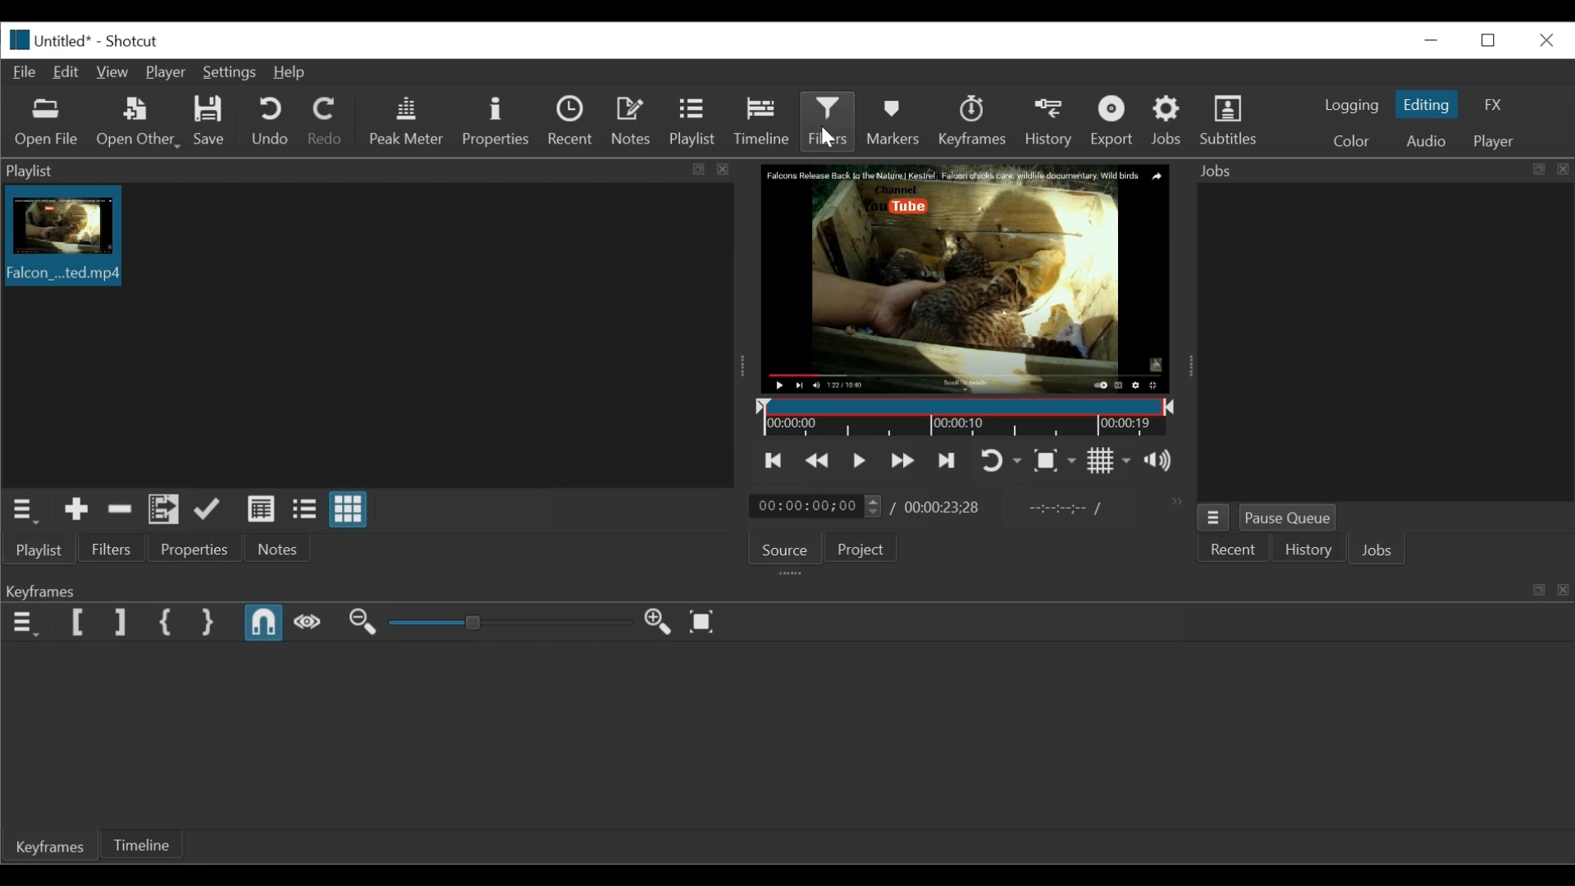 The image size is (1575, 886). Describe the element at coordinates (273, 122) in the screenshot. I see `Undo` at that location.